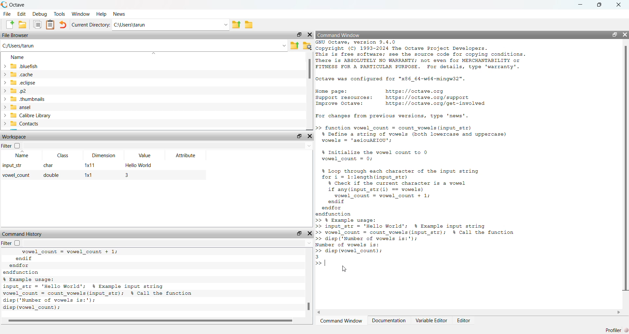  I want to click on Editor, so click(463, 321).